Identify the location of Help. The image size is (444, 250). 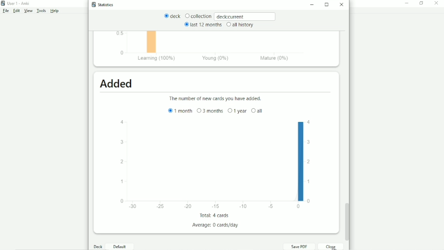
(55, 11).